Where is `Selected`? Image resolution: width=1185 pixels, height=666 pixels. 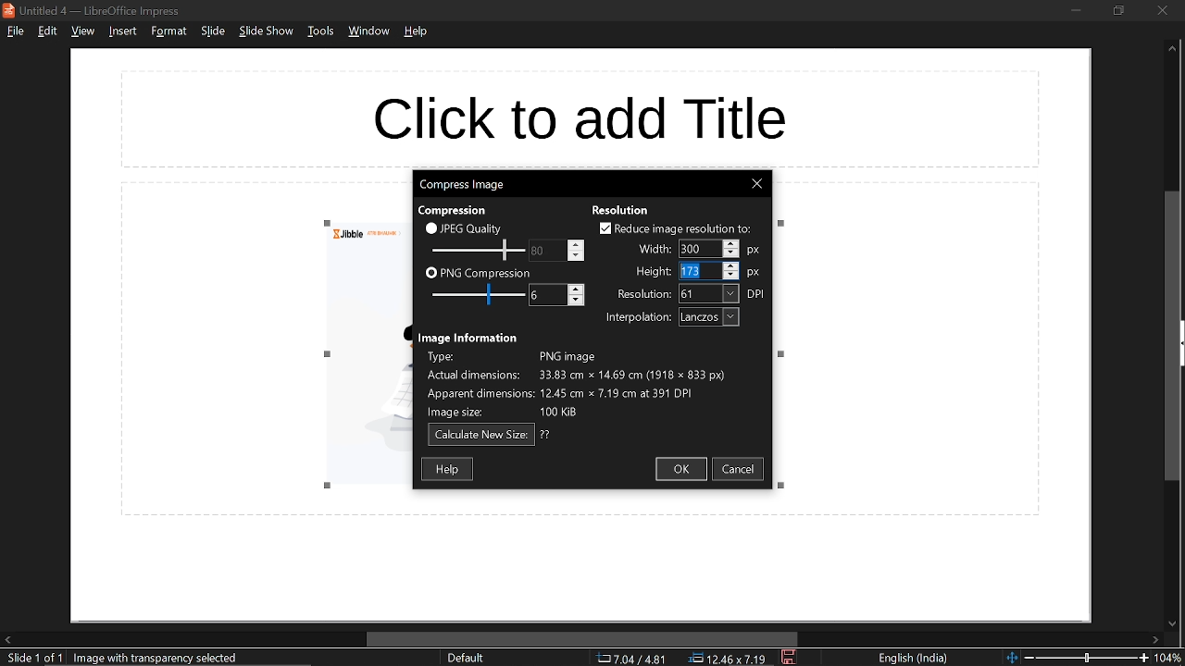 Selected is located at coordinates (693, 249).